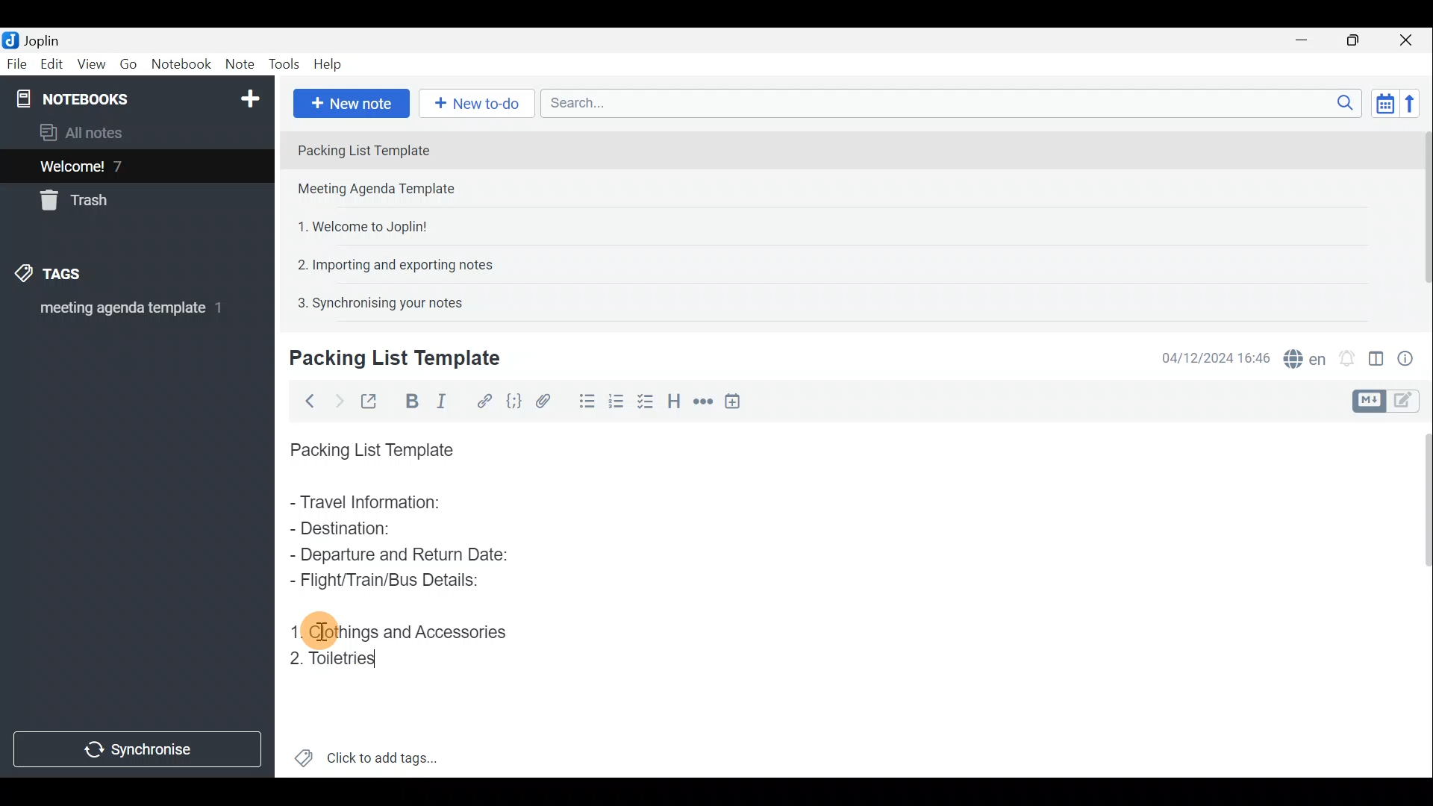  Describe the element at coordinates (140, 752) in the screenshot. I see `Synchronise` at that location.